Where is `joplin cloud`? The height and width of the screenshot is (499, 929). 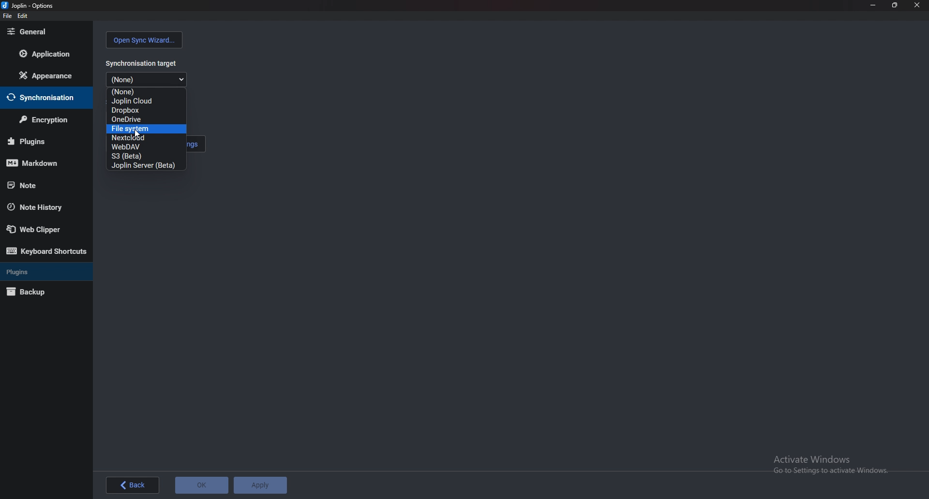 joplin cloud is located at coordinates (146, 101).